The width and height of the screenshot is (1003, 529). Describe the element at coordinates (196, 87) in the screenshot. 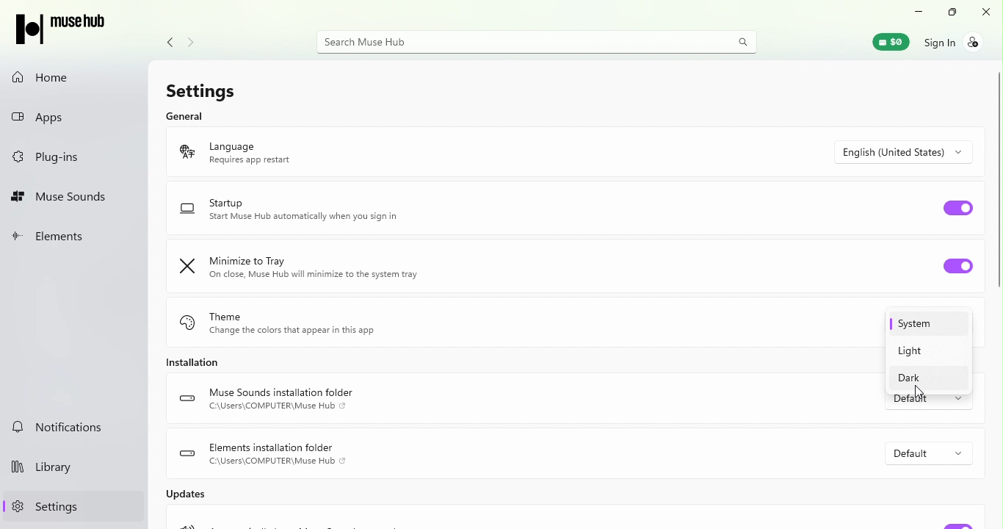

I see `Settings ` at that location.